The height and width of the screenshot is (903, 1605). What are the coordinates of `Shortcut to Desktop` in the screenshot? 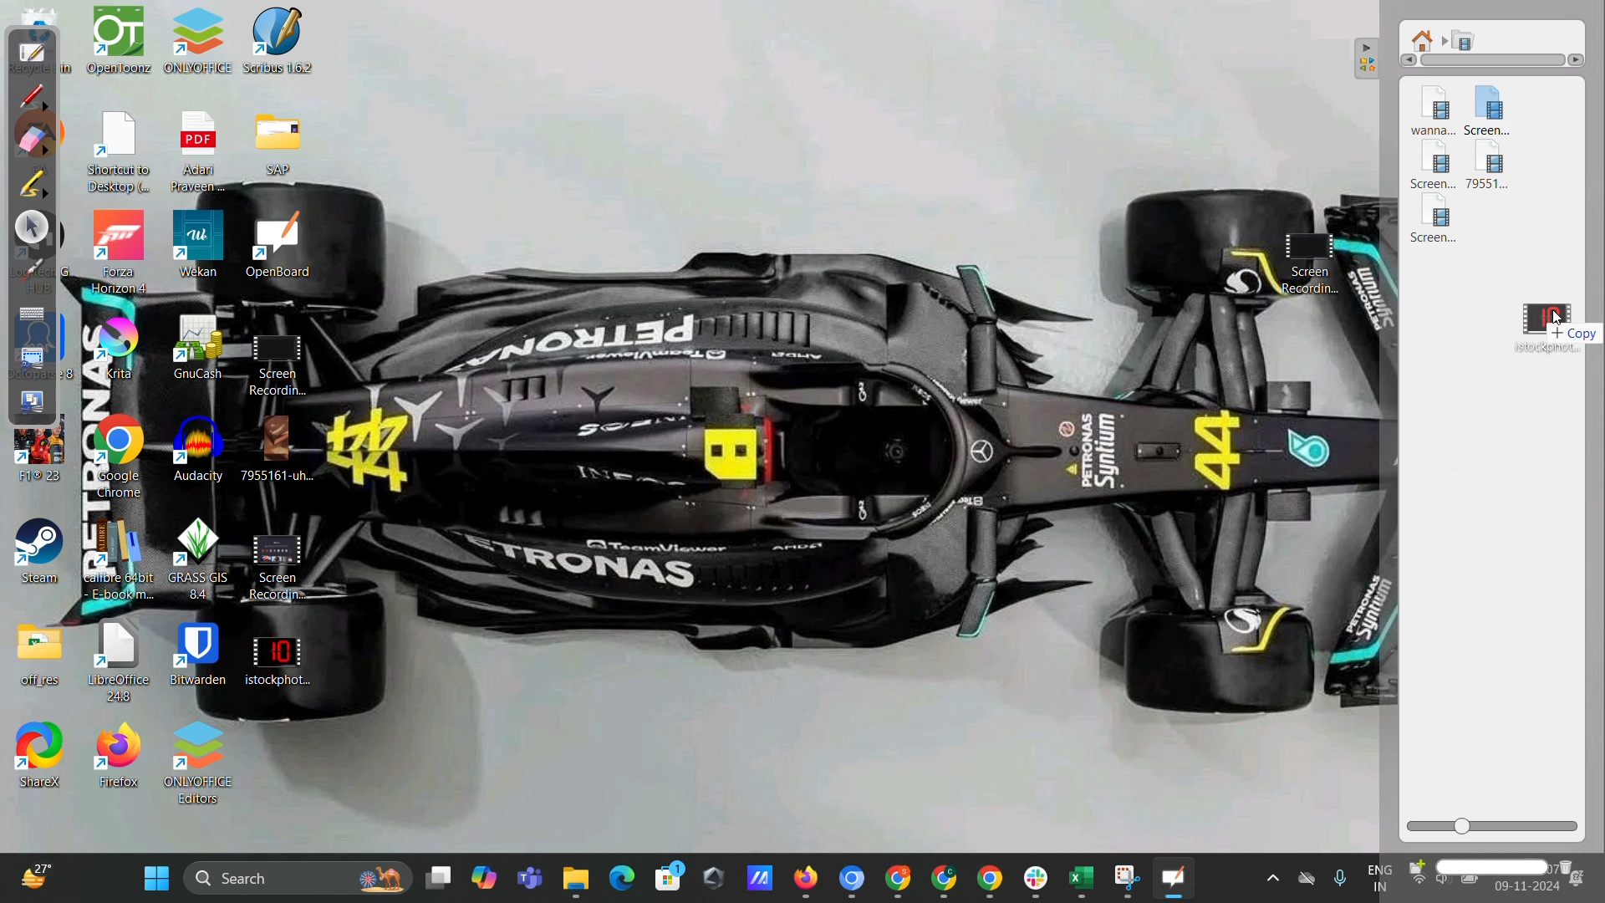 It's located at (123, 156).